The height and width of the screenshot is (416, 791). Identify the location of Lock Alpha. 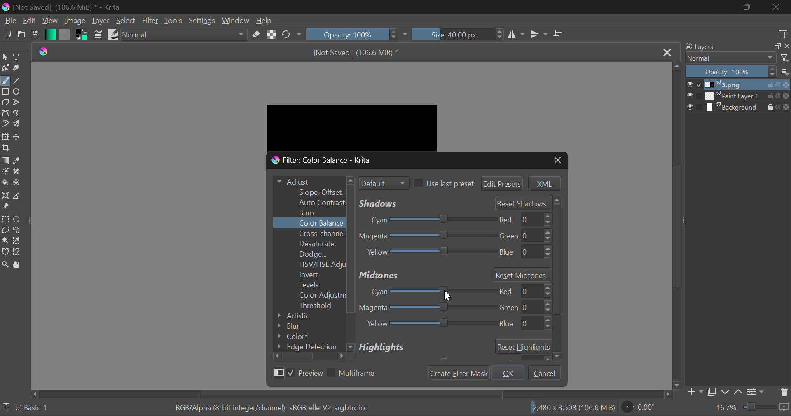
(271, 35).